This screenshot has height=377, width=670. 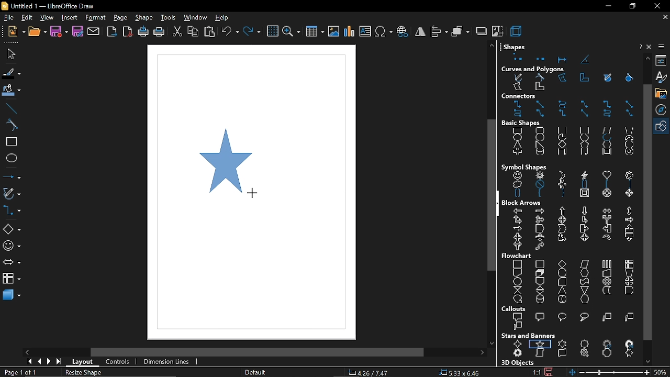 I want to click on move up, so click(x=647, y=58).